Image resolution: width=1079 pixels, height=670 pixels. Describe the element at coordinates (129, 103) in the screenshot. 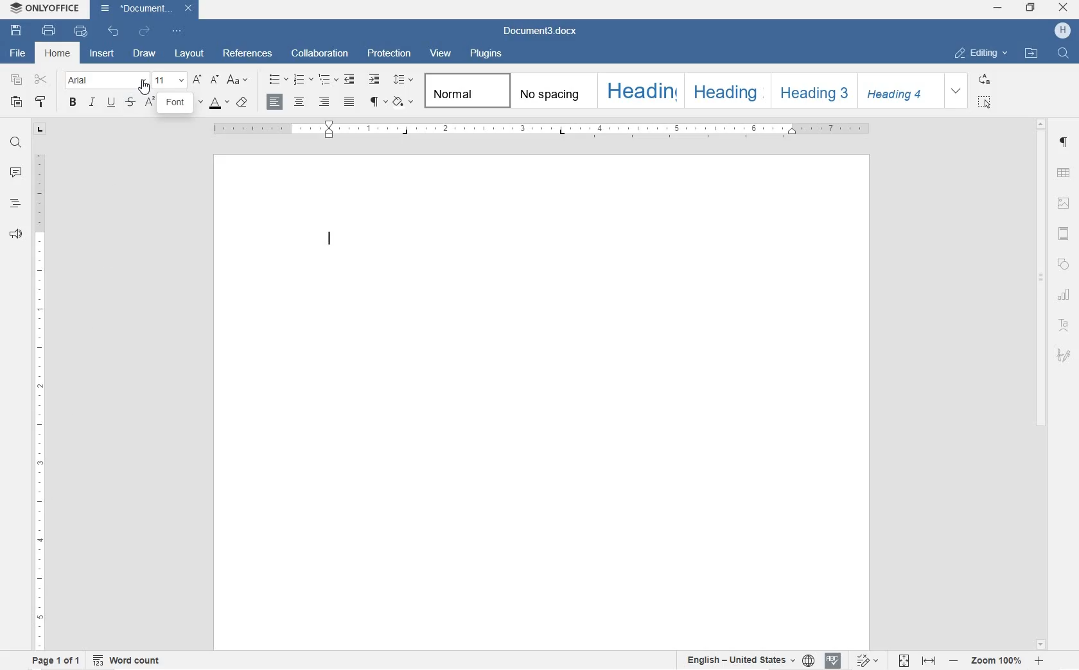

I see `STRIKETHROUGH` at that location.